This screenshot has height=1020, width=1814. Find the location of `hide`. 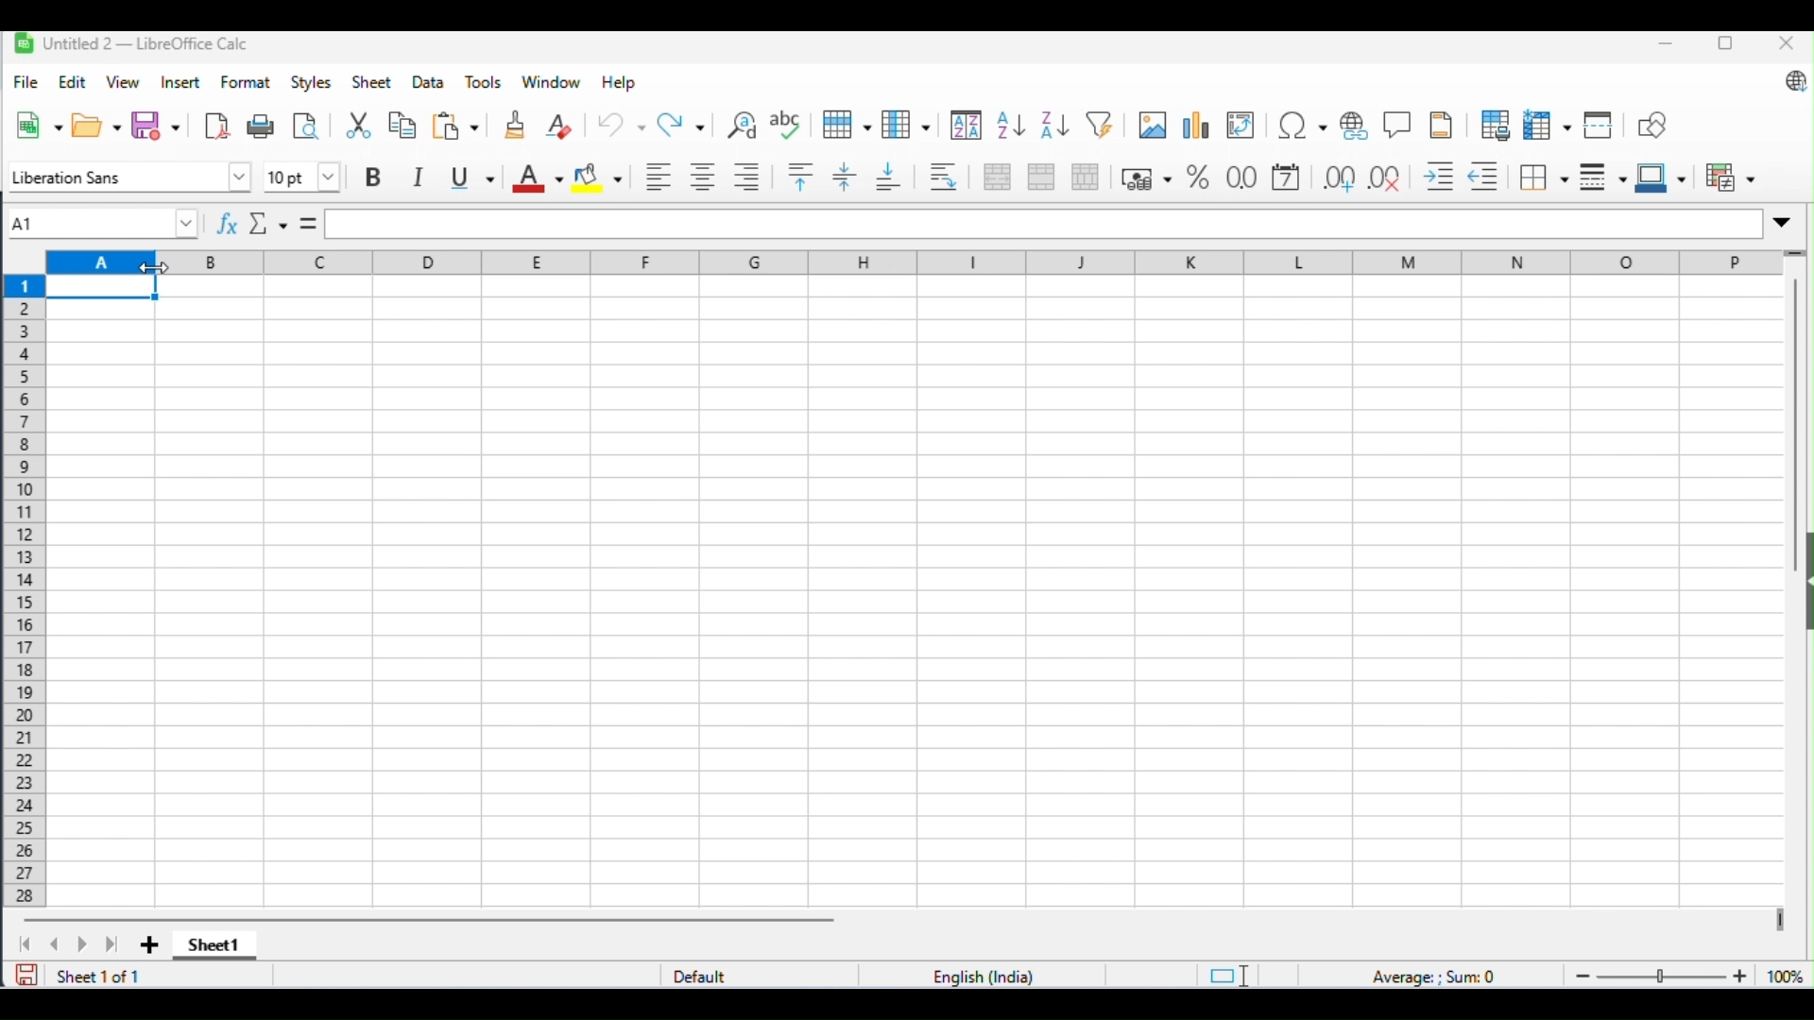

hide is located at coordinates (1803, 585).